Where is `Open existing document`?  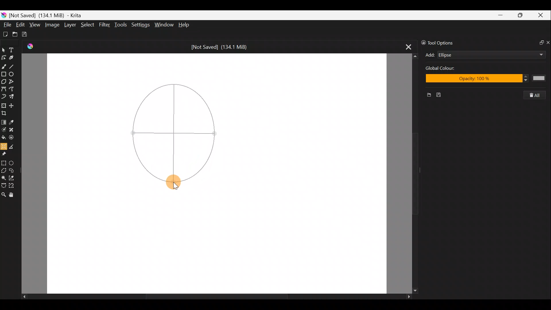 Open existing document is located at coordinates (14, 34).